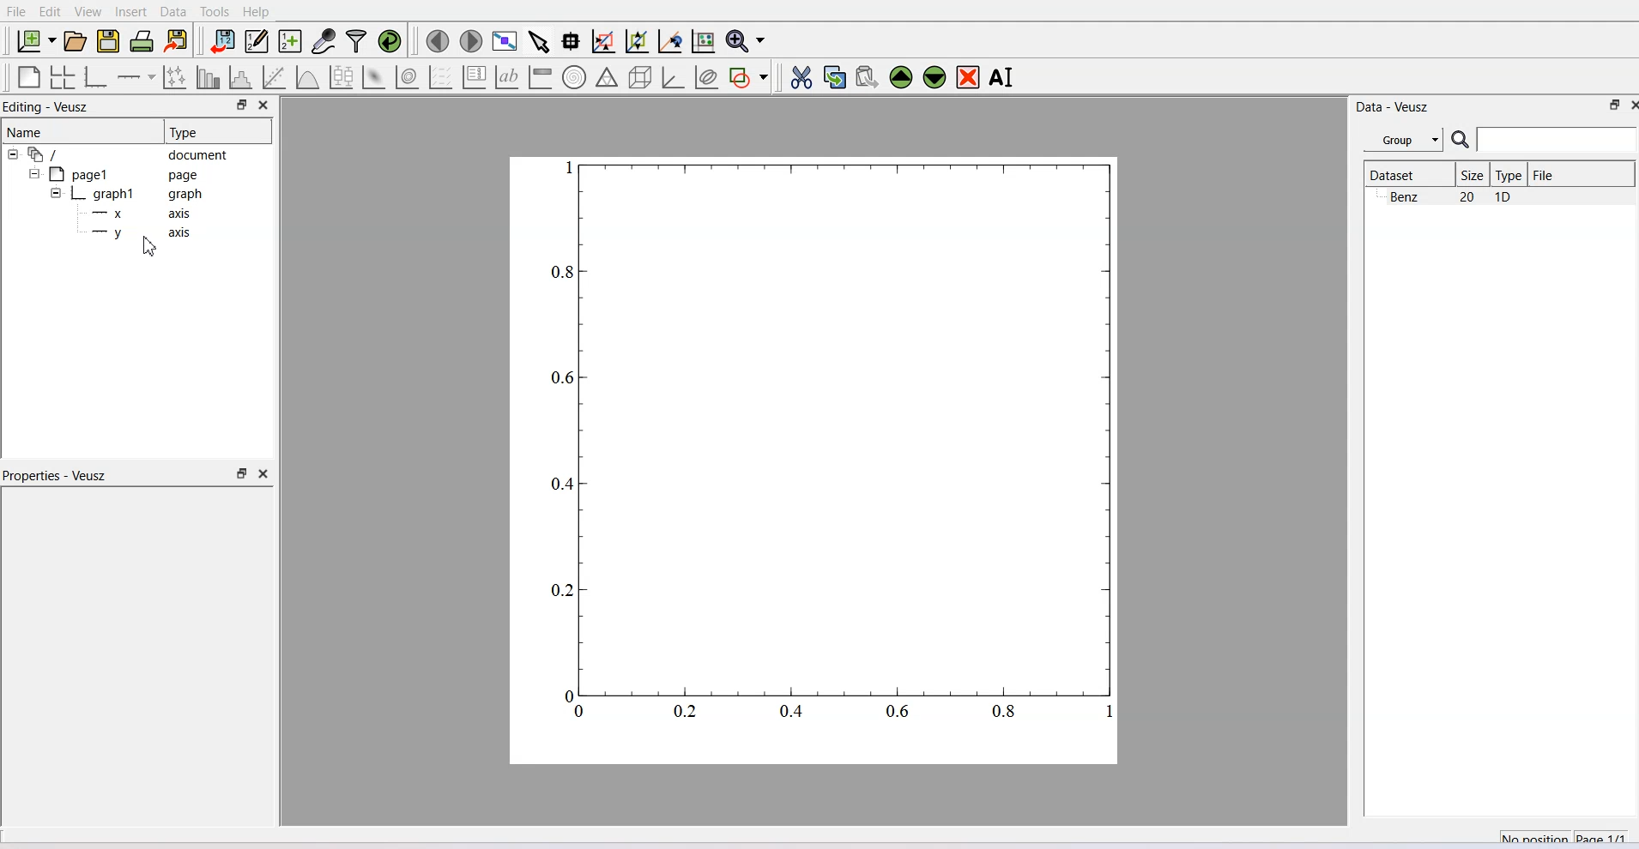 The height and width of the screenshot is (849, 1639). Describe the element at coordinates (256, 12) in the screenshot. I see `Help` at that location.